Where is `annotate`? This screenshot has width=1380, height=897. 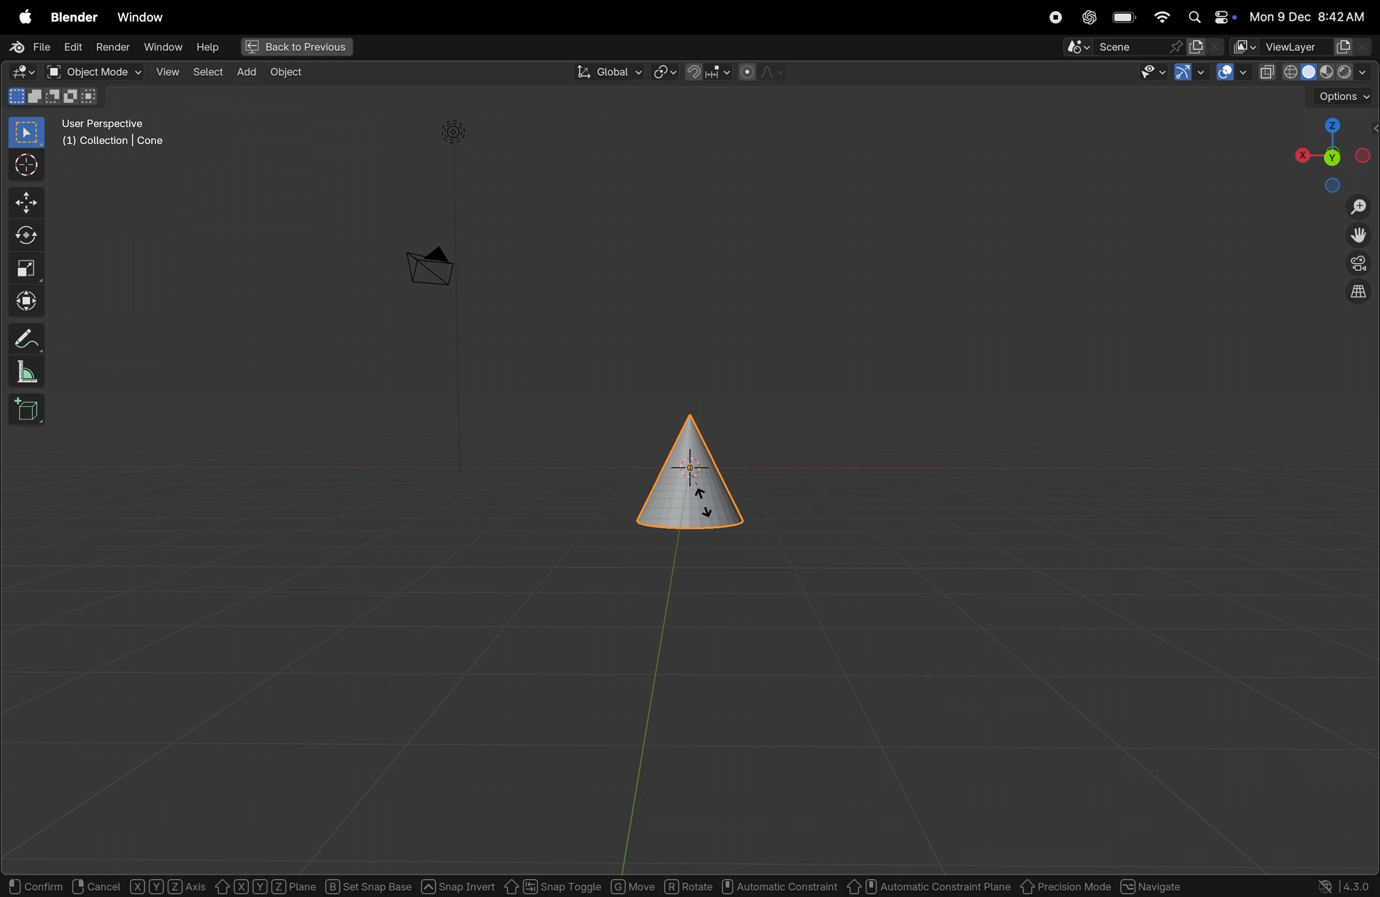
annotate is located at coordinates (23, 338).